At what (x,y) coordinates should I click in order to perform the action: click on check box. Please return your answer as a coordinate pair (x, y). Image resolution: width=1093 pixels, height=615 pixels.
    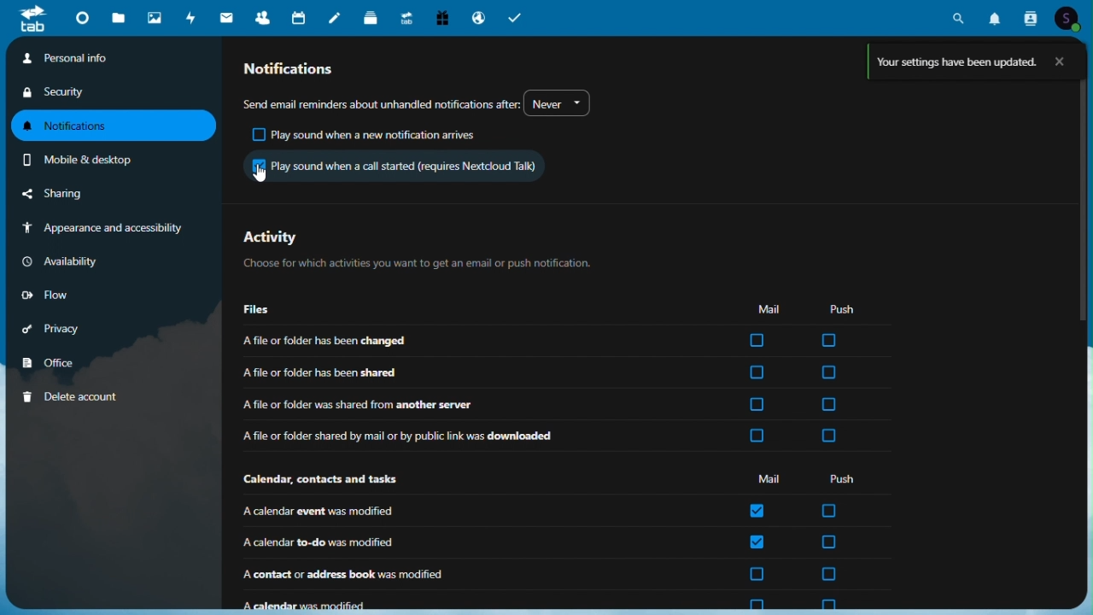
    Looking at the image, I should click on (827, 341).